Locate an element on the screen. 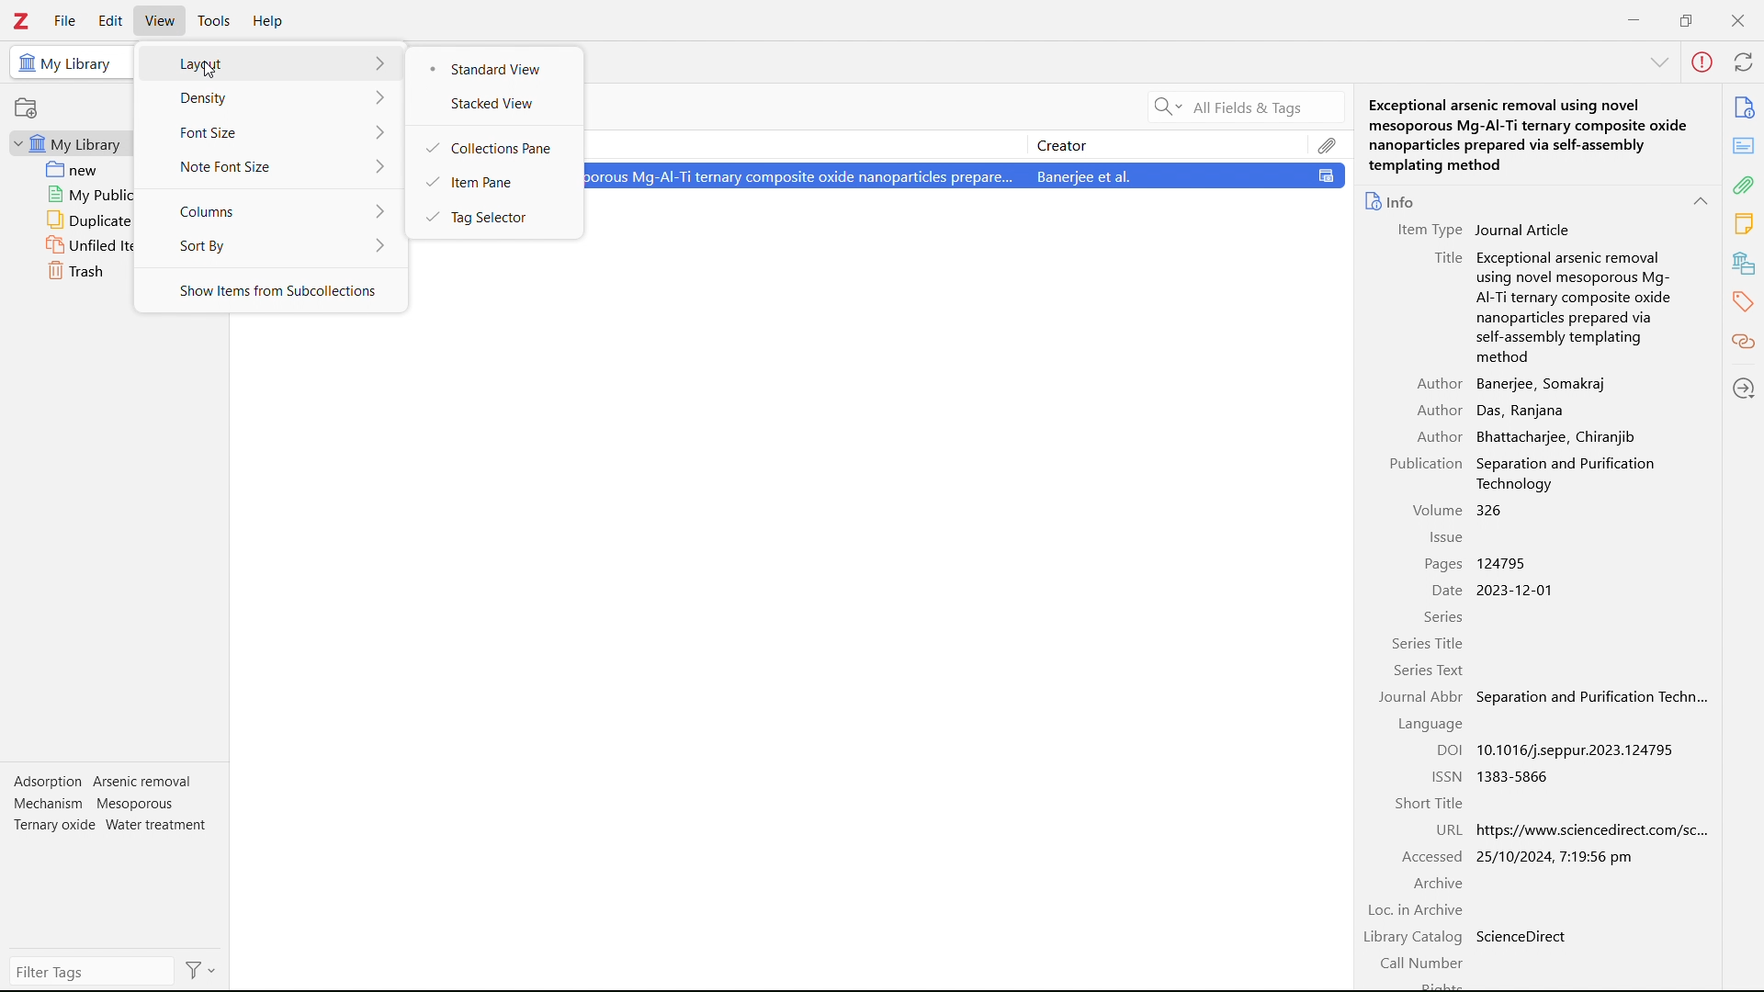 The height and width of the screenshot is (992, 1764). new collection is located at coordinates (26, 107).